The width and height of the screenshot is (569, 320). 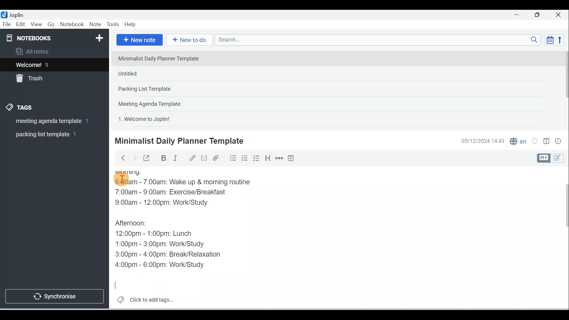 What do you see at coordinates (482, 141) in the screenshot?
I see `Date & time` at bounding box center [482, 141].